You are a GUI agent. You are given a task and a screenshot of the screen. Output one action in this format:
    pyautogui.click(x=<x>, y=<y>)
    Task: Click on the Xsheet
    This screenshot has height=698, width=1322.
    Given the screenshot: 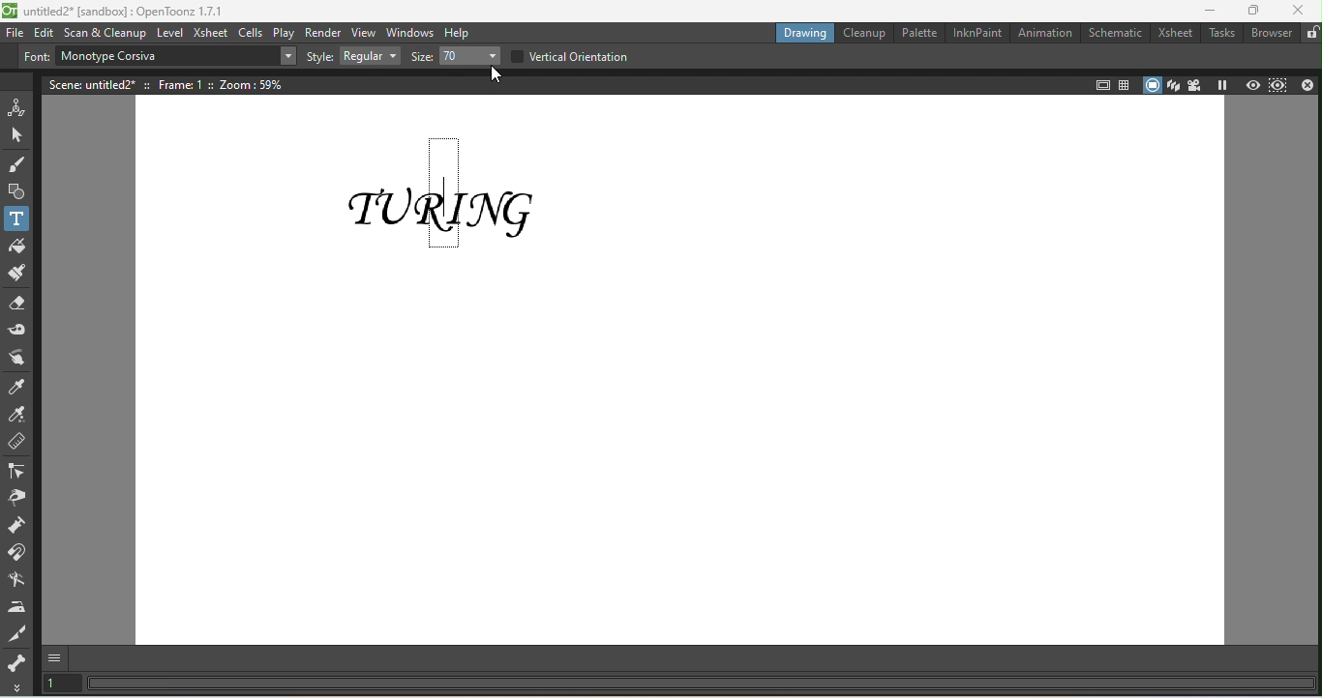 What is the action you would take?
    pyautogui.click(x=211, y=34)
    